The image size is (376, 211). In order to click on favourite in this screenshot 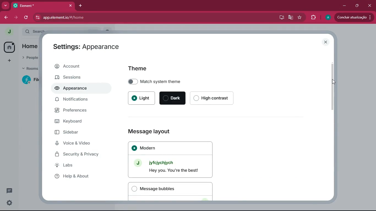, I will do `click(299, 18)`.